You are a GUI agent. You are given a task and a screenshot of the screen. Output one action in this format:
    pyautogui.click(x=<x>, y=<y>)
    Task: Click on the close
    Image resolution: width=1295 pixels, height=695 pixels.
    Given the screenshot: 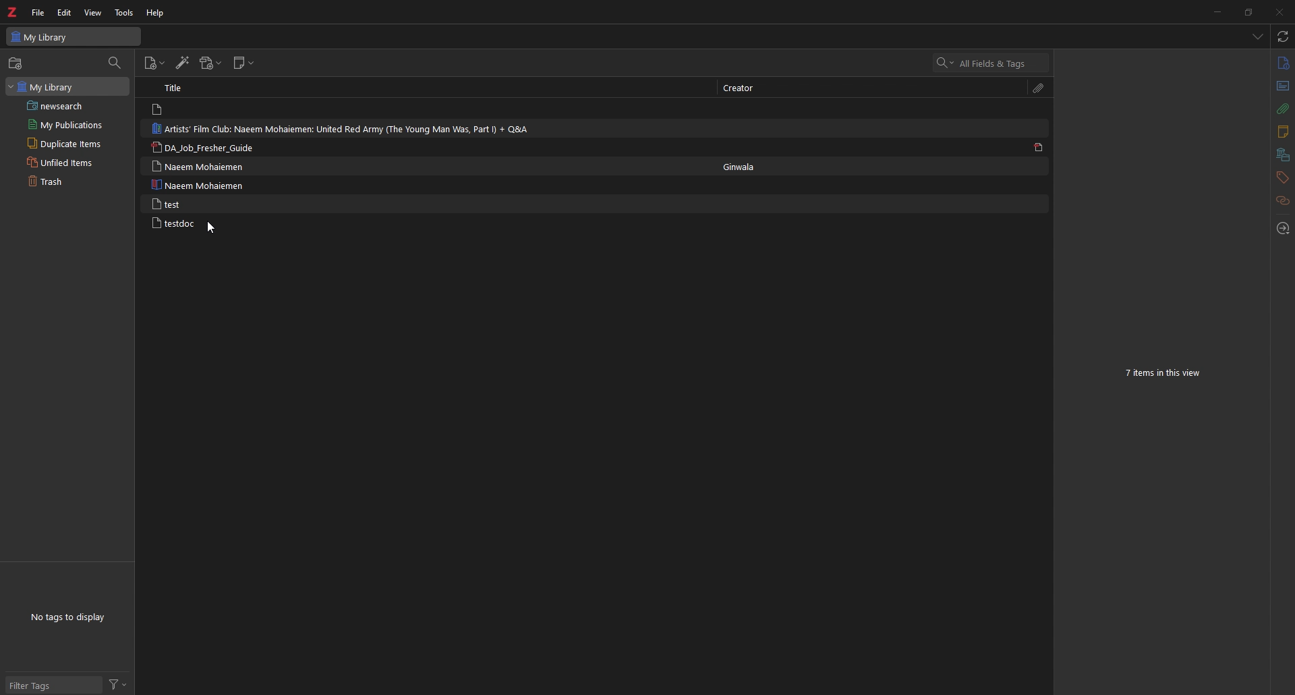 What is the action you would take?
    pyautogui.click(x=1278, y=11)
    